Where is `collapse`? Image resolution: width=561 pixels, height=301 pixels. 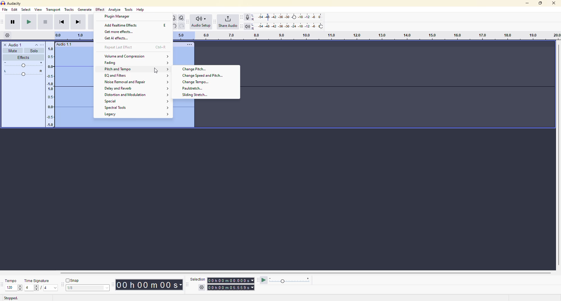
collapse is located at coordinates (36, 45).